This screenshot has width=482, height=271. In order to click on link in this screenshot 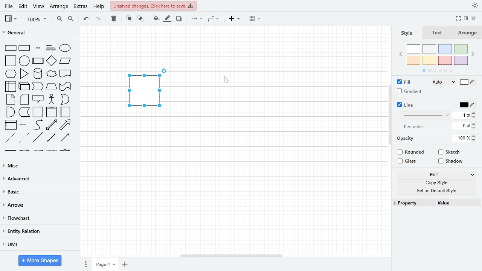, I will do `click(10, 151)`.